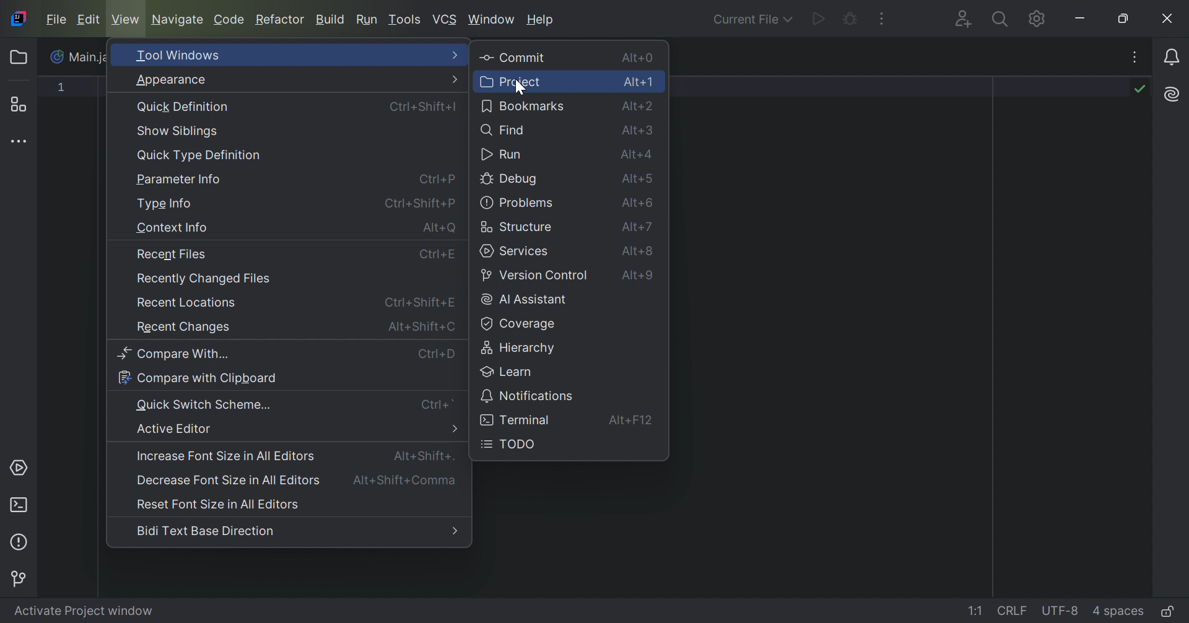 Image resolution: width=1189 pixels, height=623 pixels. What do you see at coordinates (418, 203) in the screenshot?
I see `Crl+Shift+P` at bounding box center [418, 203].